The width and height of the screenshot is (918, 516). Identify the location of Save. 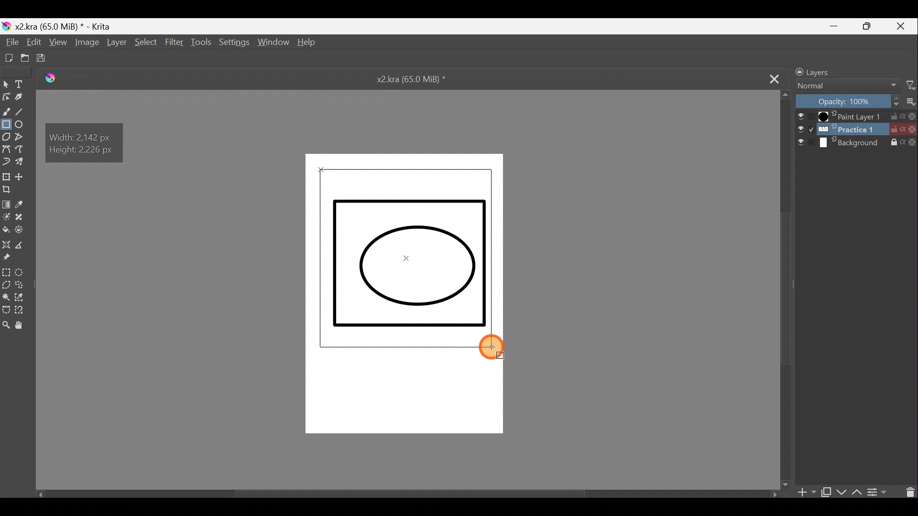
(45, 58).